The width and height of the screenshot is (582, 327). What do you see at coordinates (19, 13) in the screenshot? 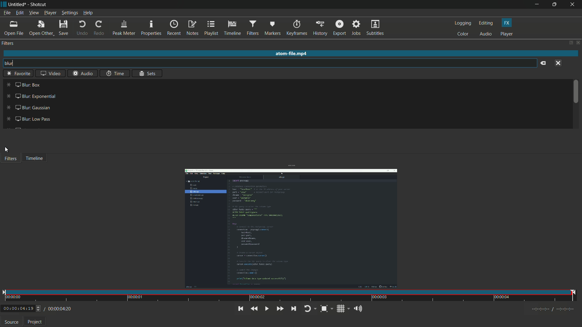
I see `edit menu` at bounding box center [19, 13].